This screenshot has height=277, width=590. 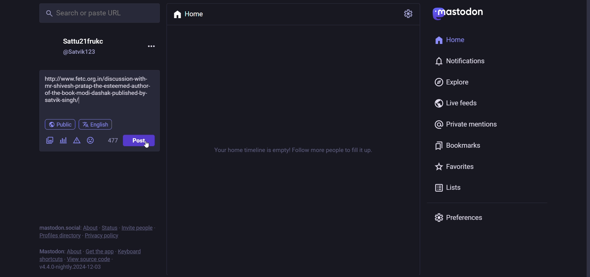 What do you see at coordinates (48, 139) in the screenshot?
I see `image/video` at bounding box center [48, 139].